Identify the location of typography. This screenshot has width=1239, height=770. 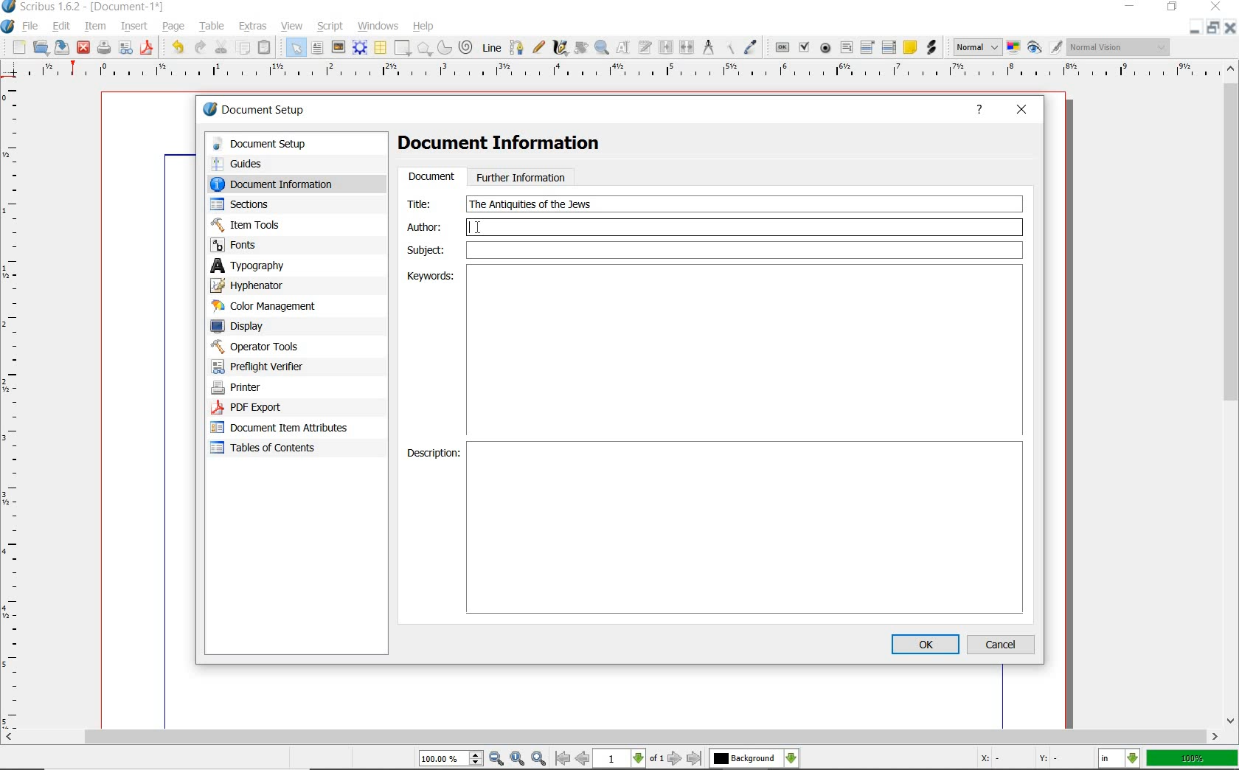
(268, 266).